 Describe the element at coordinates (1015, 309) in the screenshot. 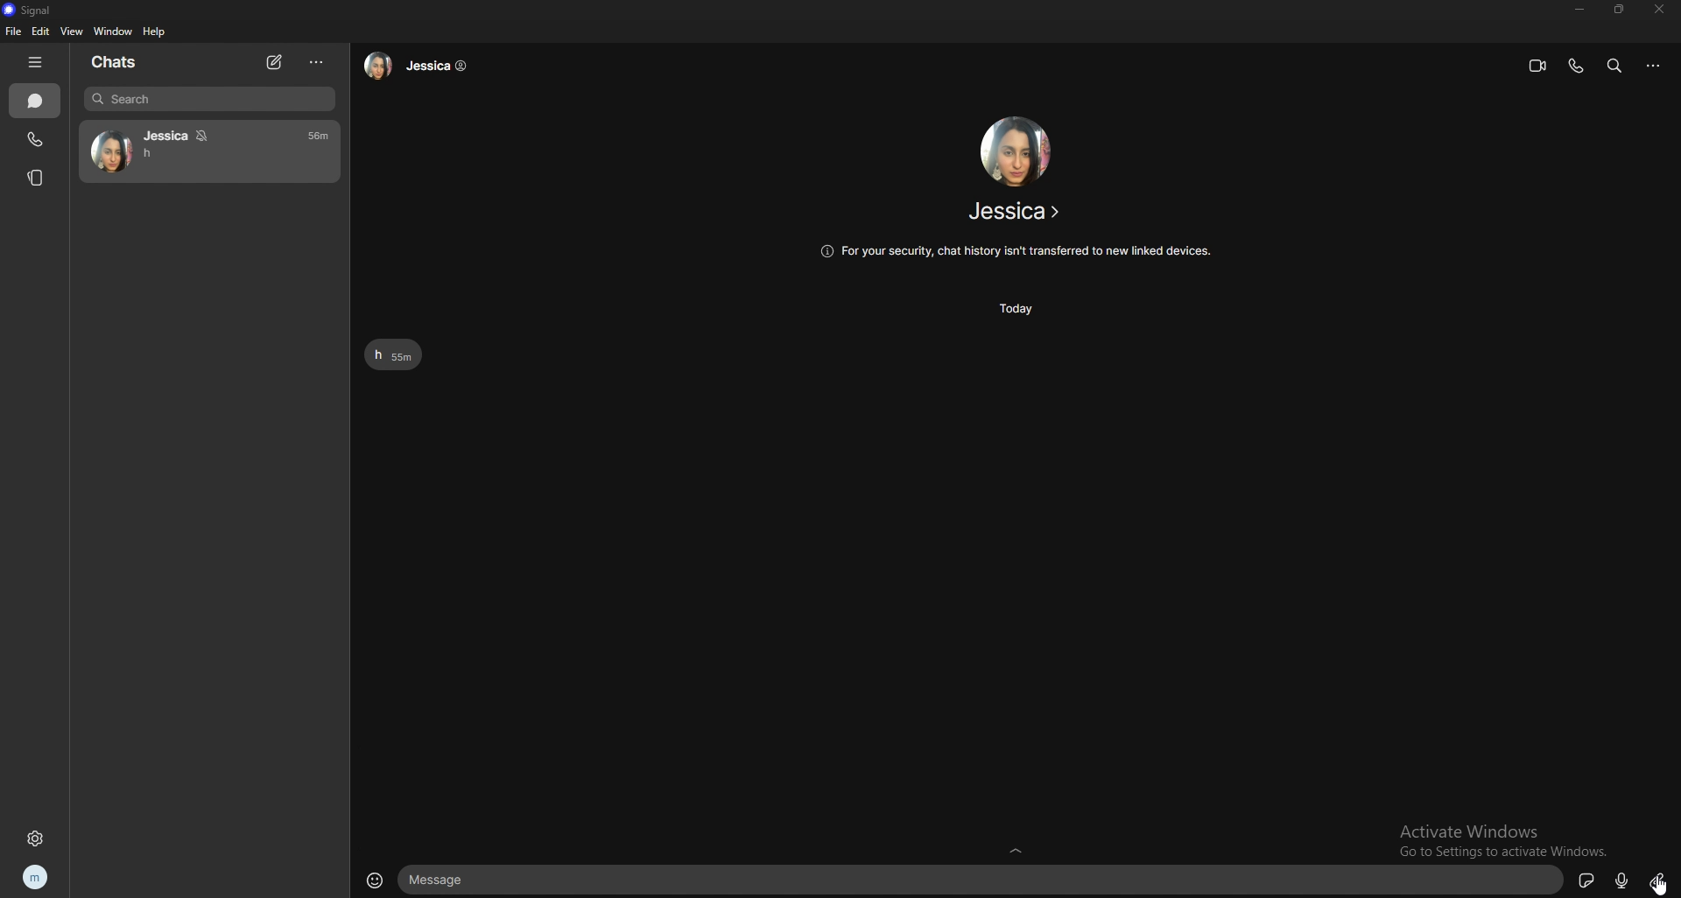

I see `time` at that location.